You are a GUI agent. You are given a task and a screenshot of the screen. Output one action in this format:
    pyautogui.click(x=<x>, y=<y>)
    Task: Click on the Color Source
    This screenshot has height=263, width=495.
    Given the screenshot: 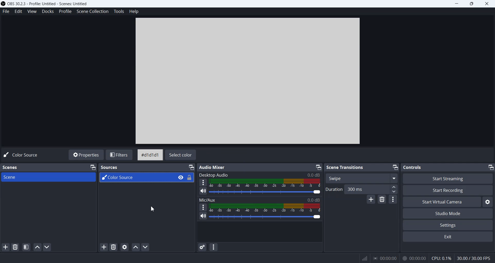 What is the action you would take?
    pyautogui.click(x=136, y=178)
    